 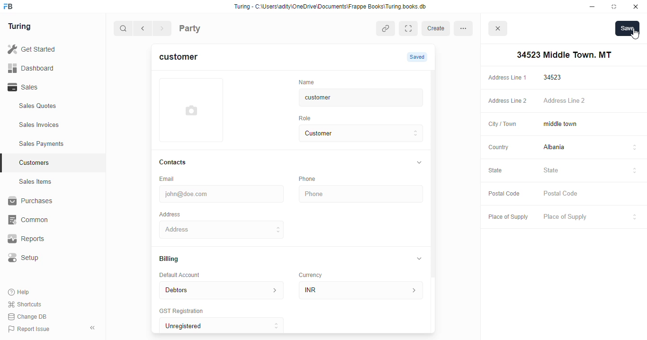 I want to click on Get Started, so click(x=44, y=50).